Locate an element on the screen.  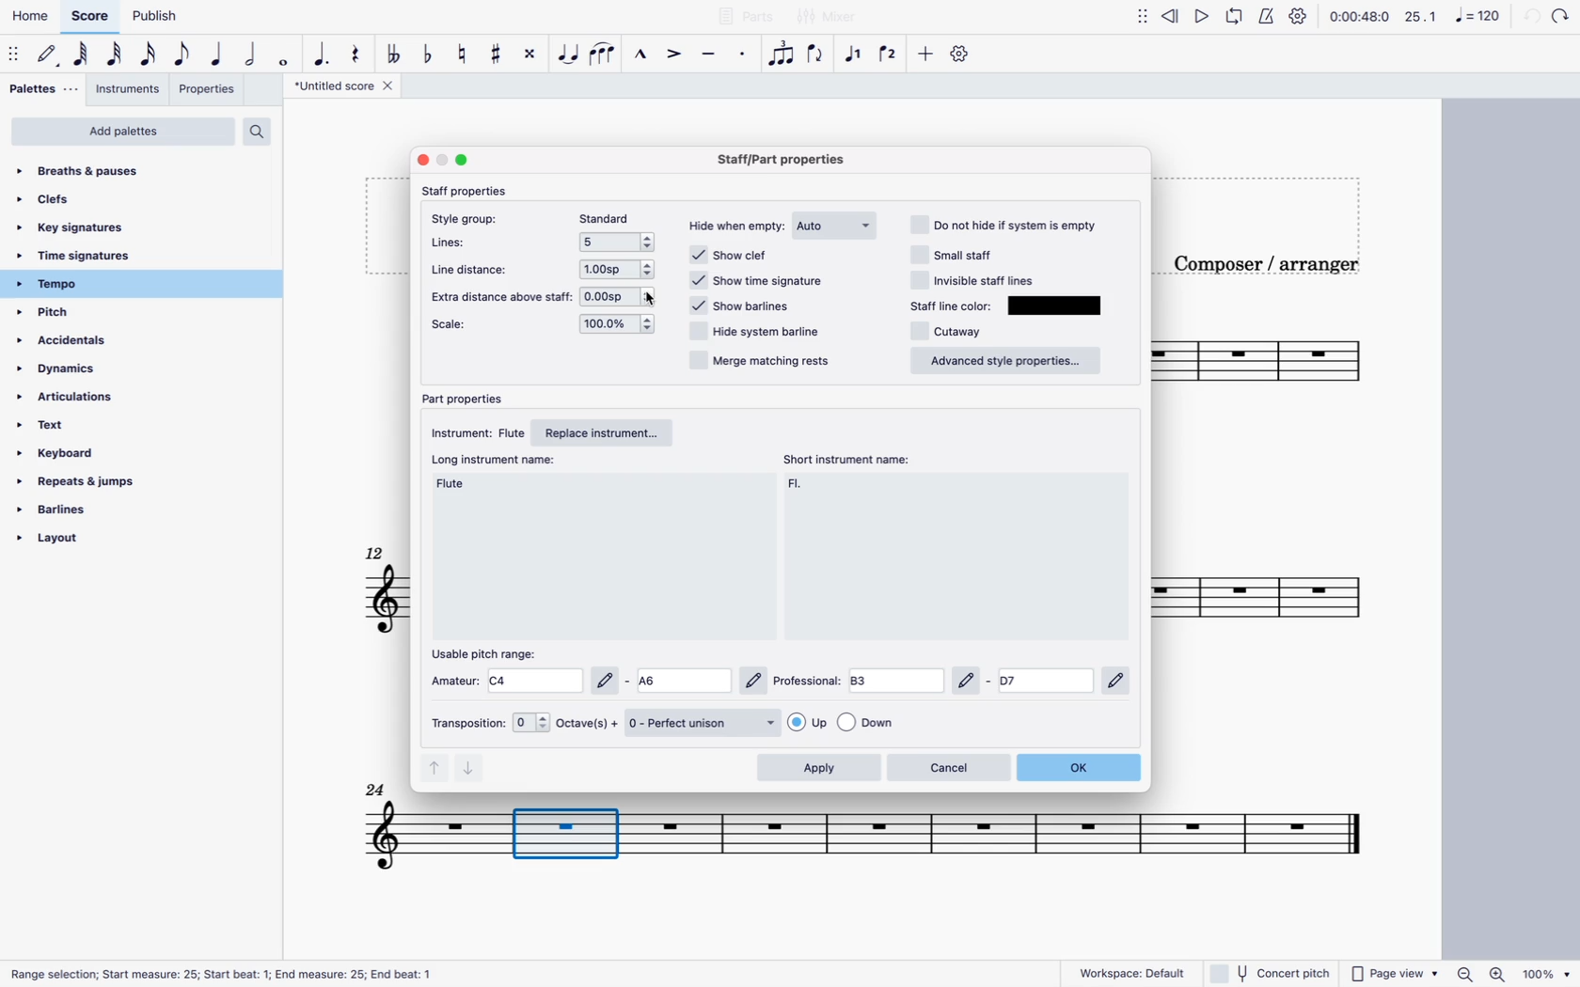
slur is located at coordinates (604, 55).